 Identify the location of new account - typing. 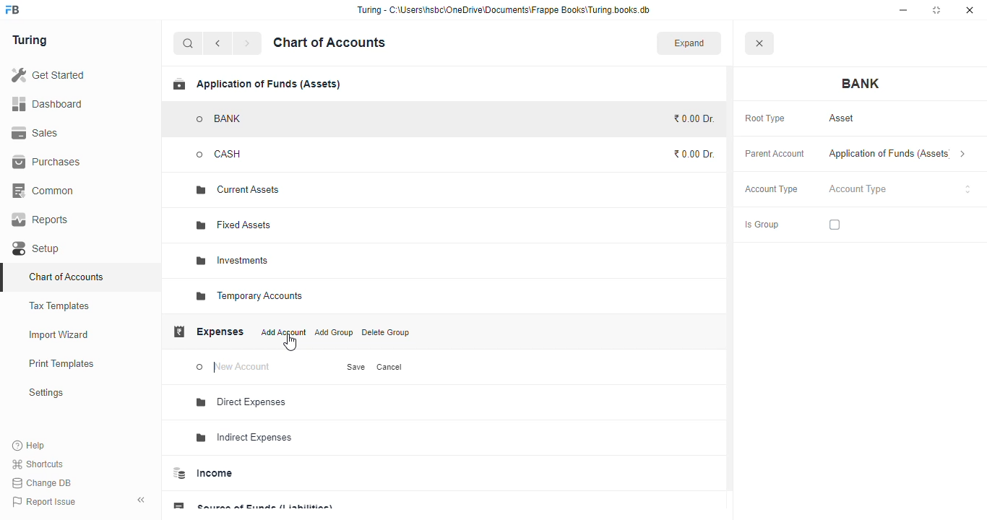
(236, 368).